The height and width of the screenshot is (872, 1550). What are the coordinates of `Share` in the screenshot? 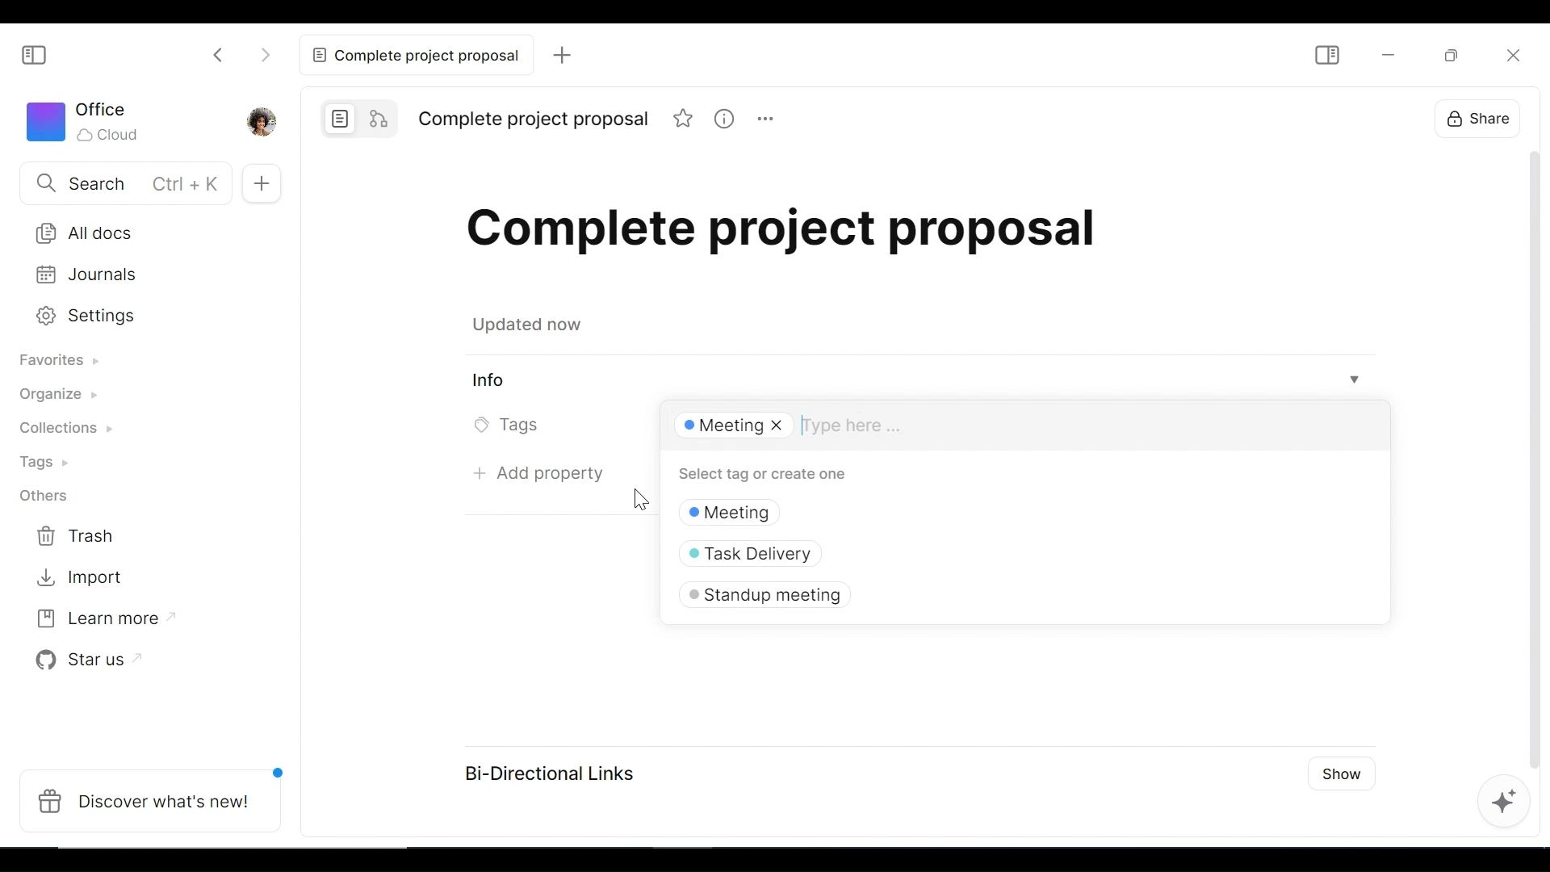 It's located at (1471, 117).